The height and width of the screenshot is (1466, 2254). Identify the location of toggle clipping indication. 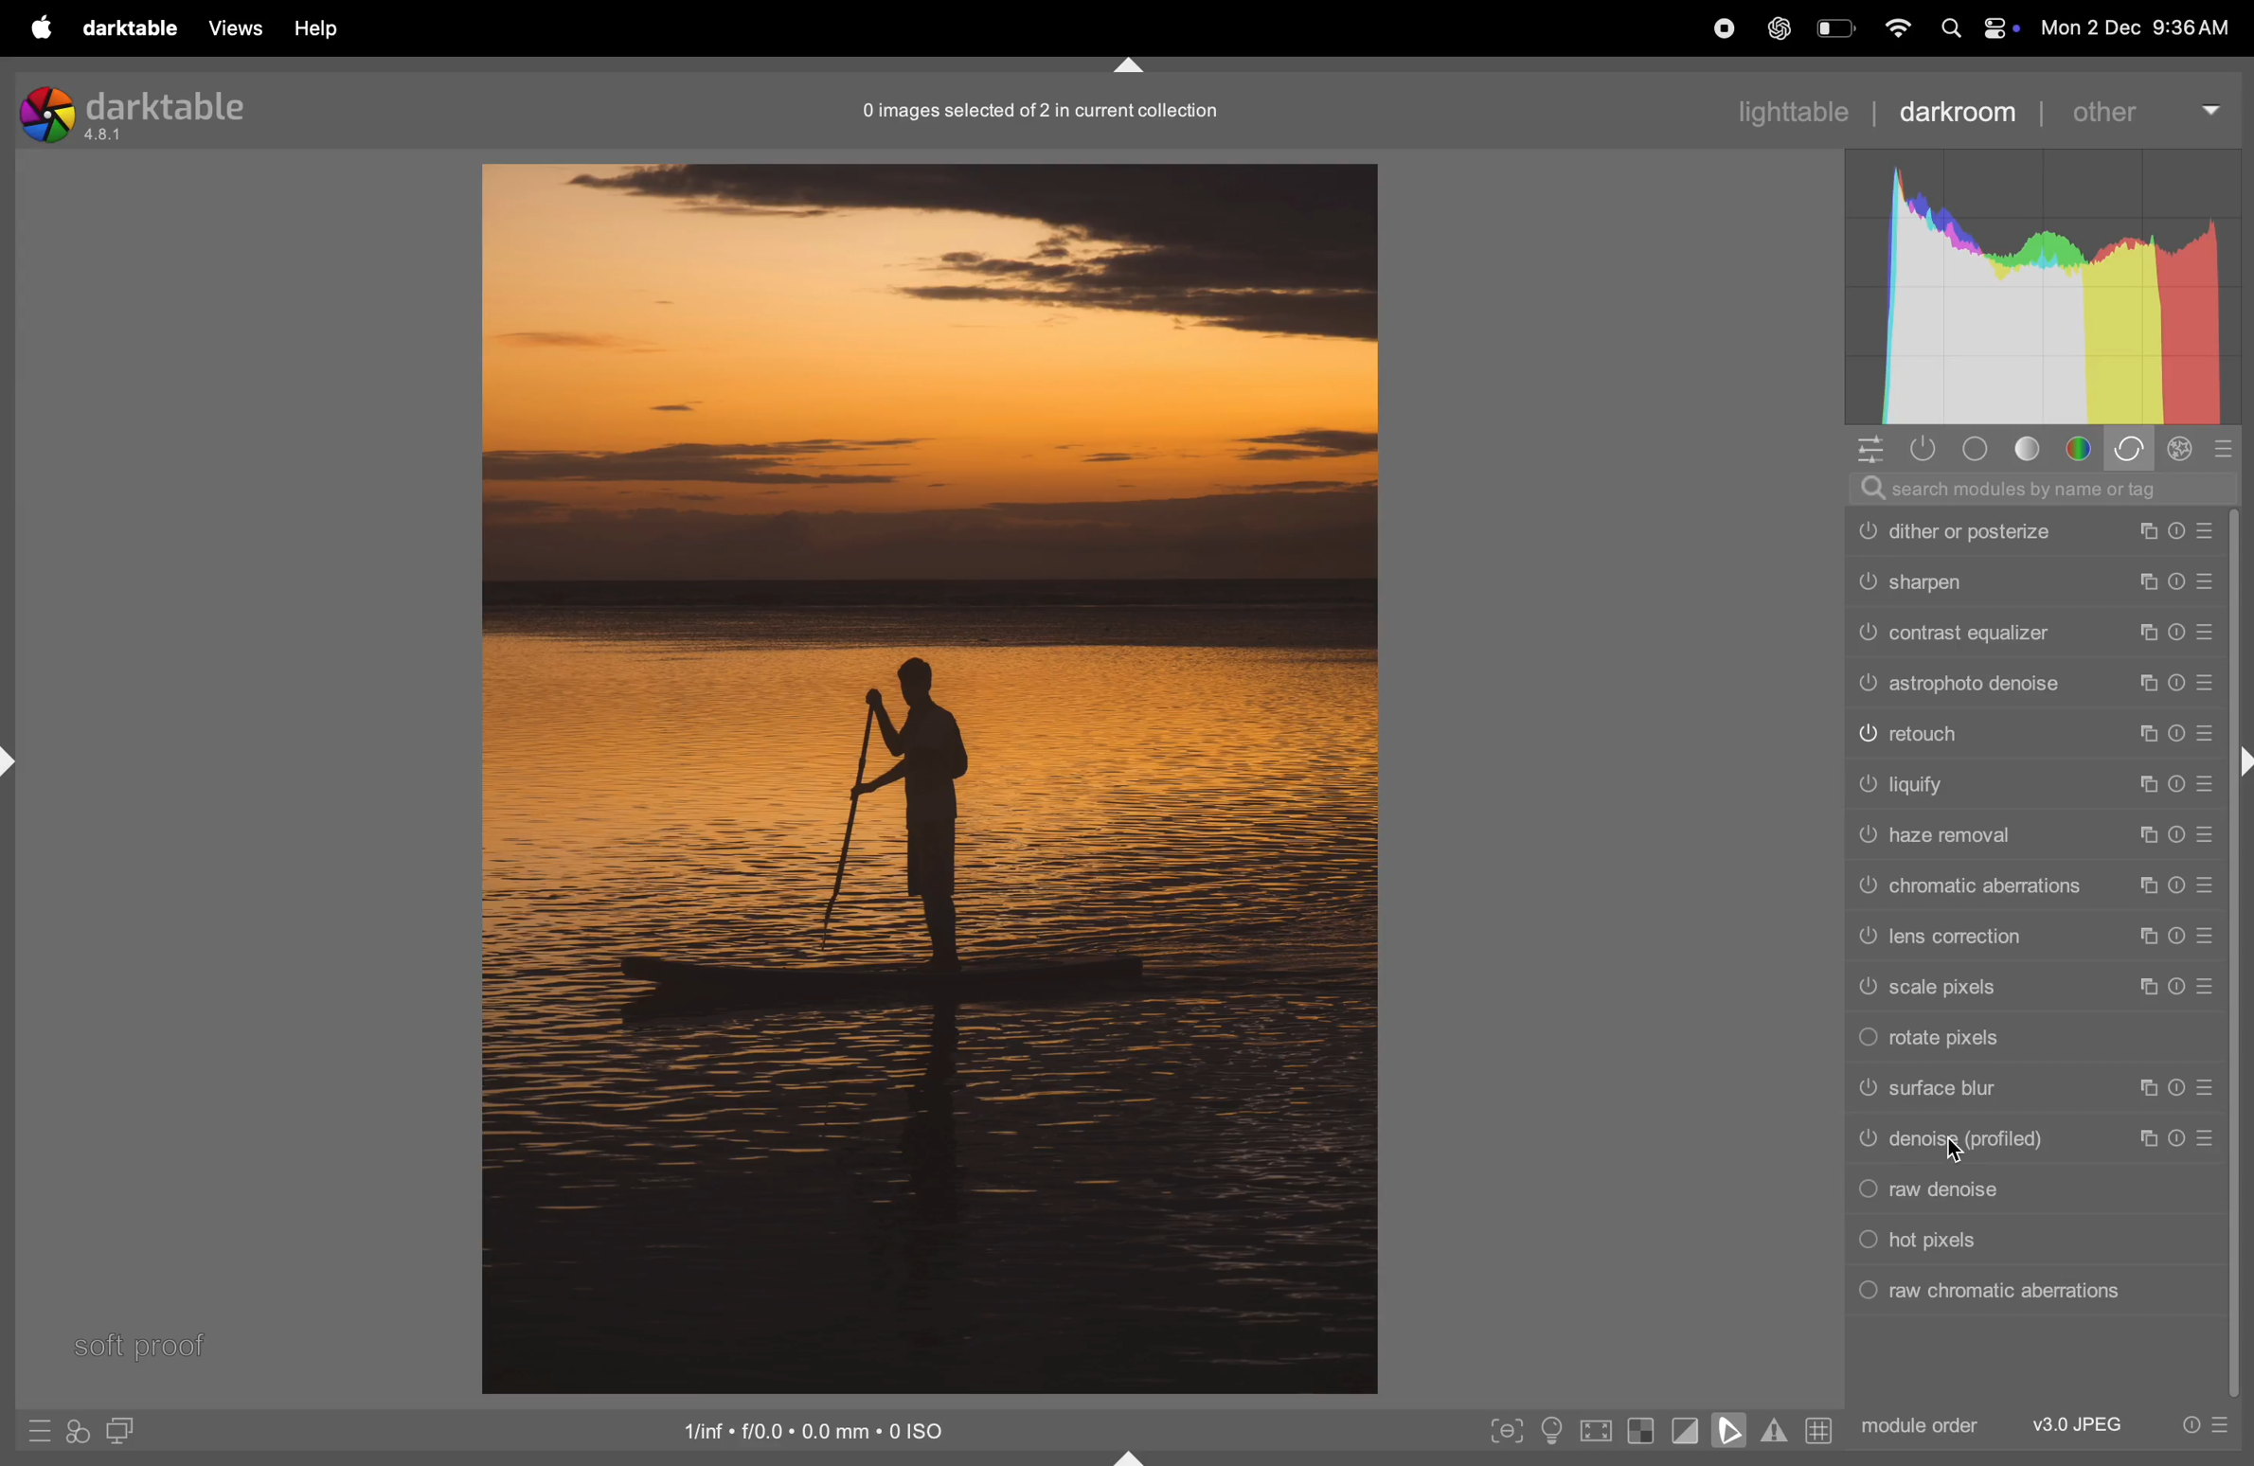
(1683, 1433).